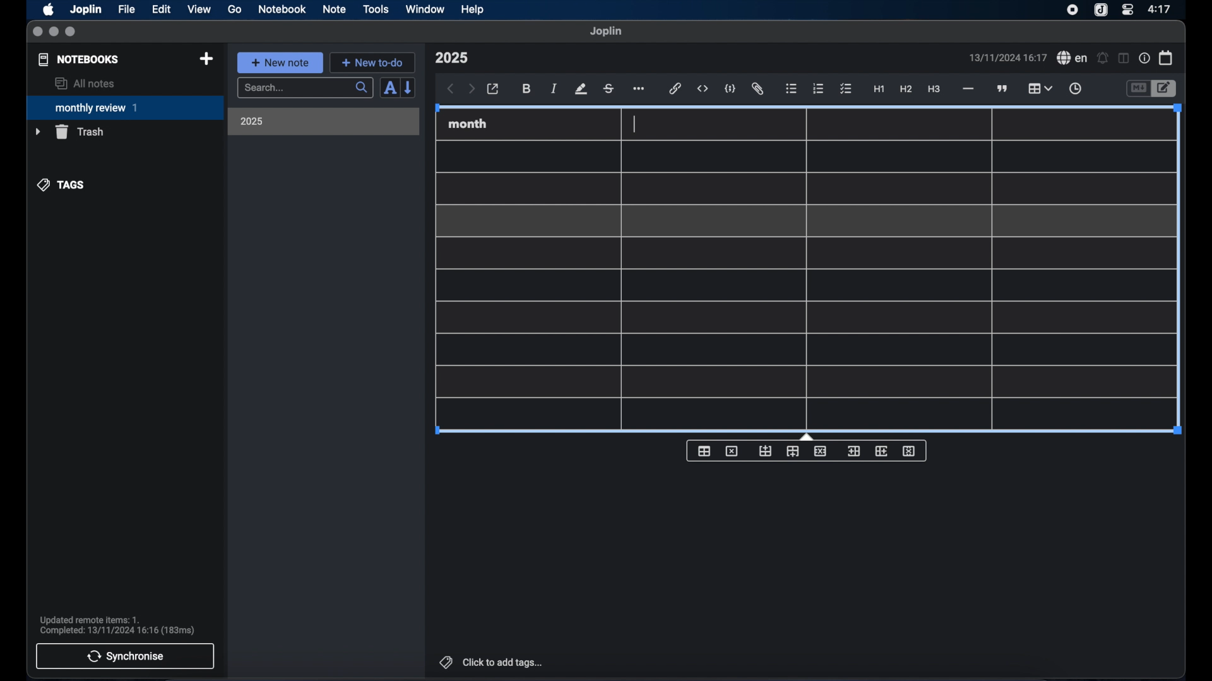  What do you see at coordinates (409, 87) in the screenshot?
I see `reverse sort order` at bounding box center [409, 87].